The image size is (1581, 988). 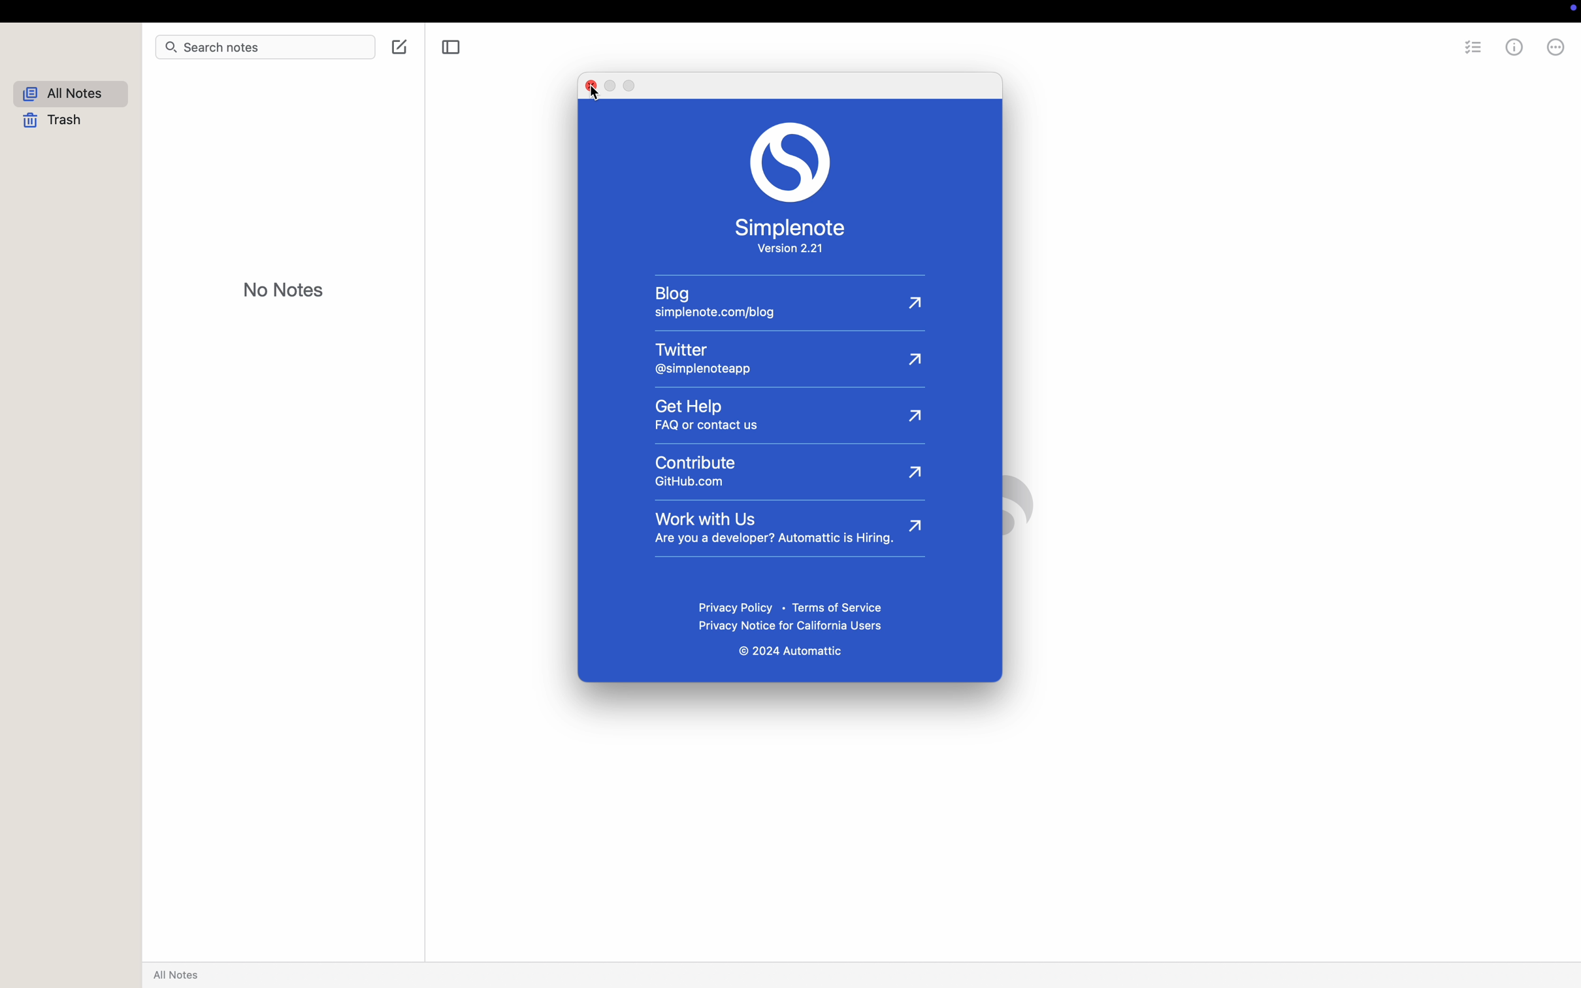 What do you see at coordinates (1539, 48) in the screenshot?
I see `help` at bounding box center [1539, 48].